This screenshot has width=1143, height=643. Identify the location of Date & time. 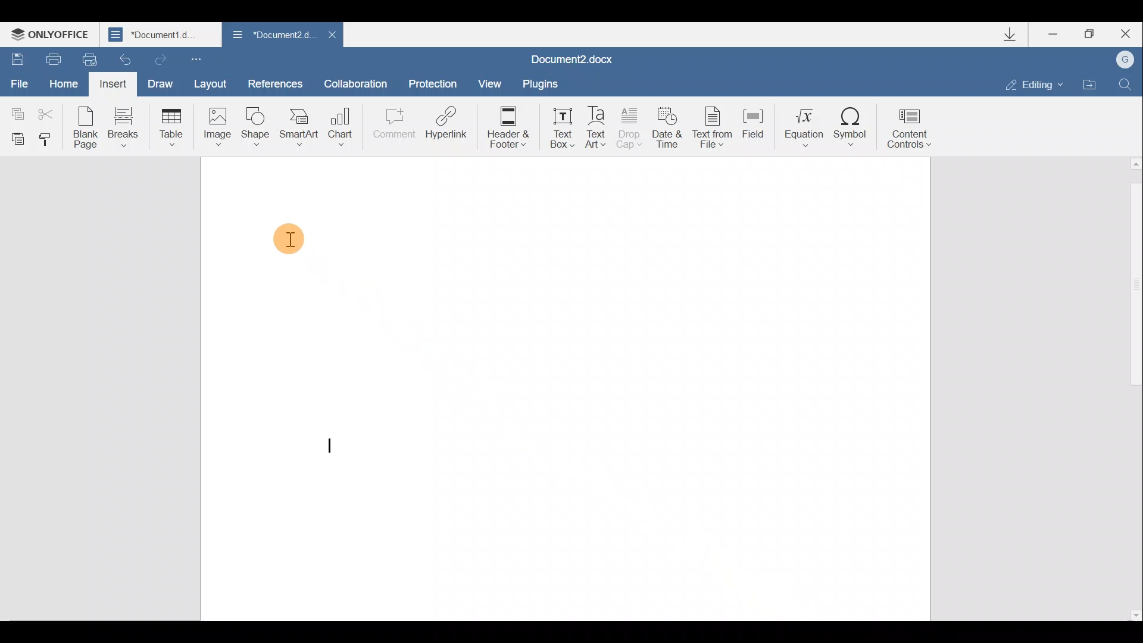
(667, 131).